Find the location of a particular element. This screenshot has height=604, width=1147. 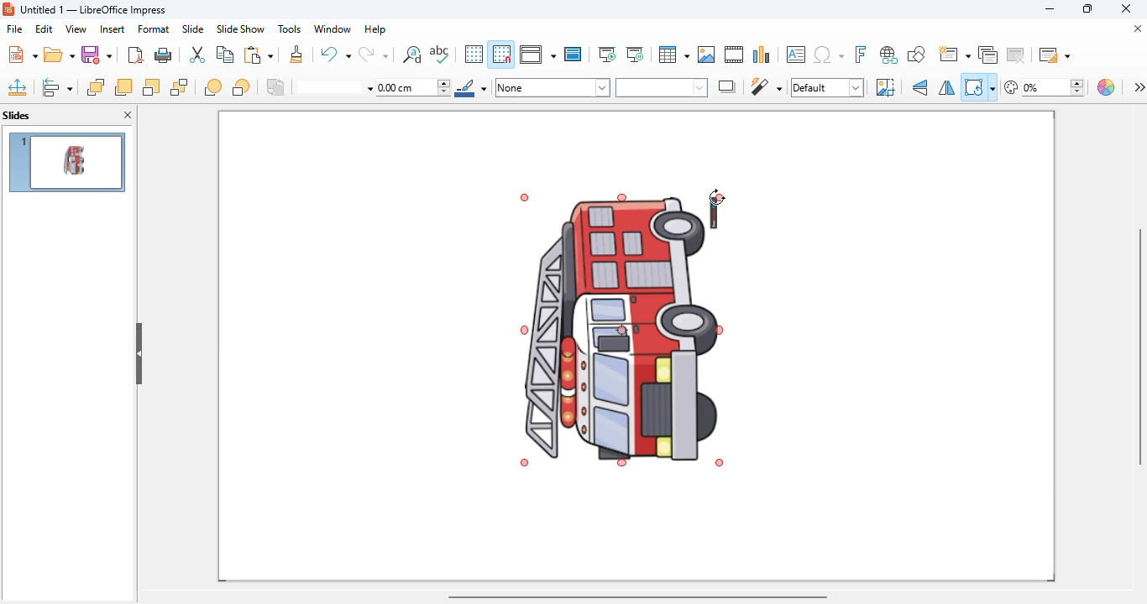

image mode is located at coordinates (827, 88).